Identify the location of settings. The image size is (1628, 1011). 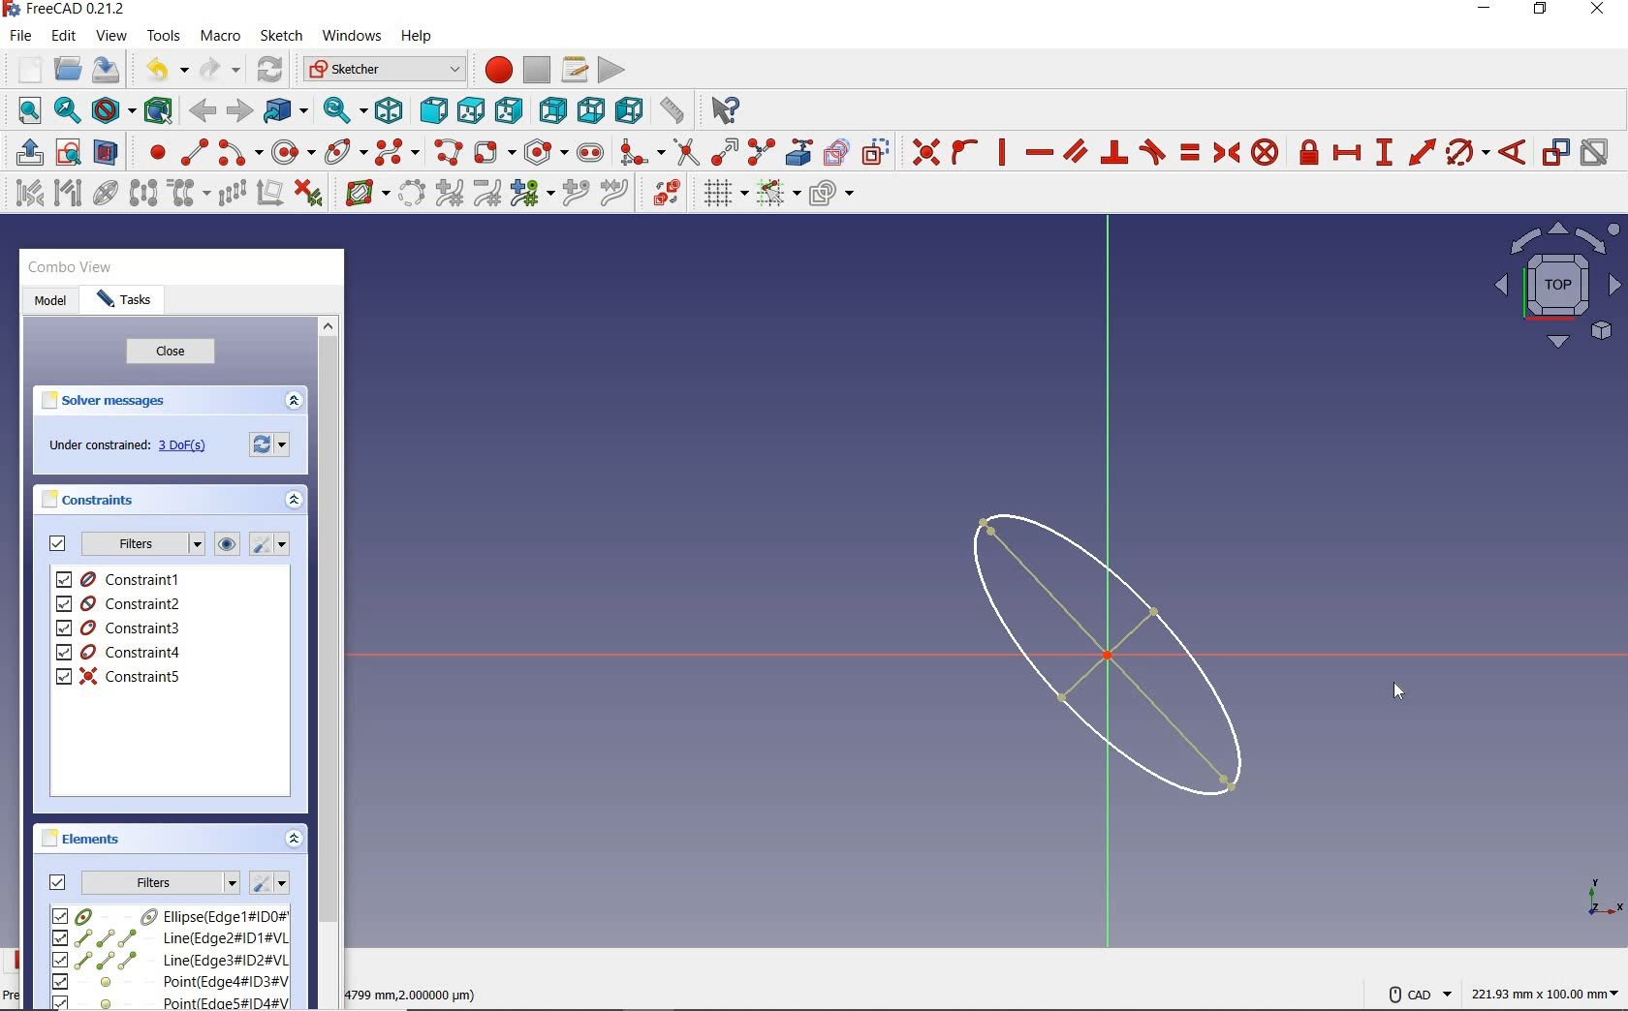
(267, 544).